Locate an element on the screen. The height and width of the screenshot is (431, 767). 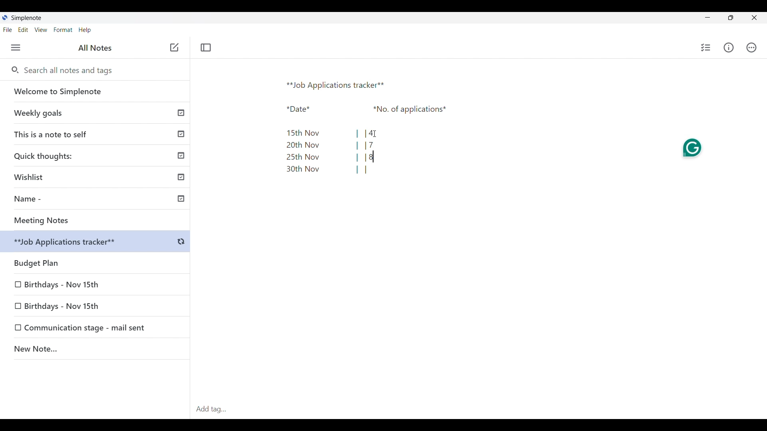
Minimize is located at coordinates (707, 17).